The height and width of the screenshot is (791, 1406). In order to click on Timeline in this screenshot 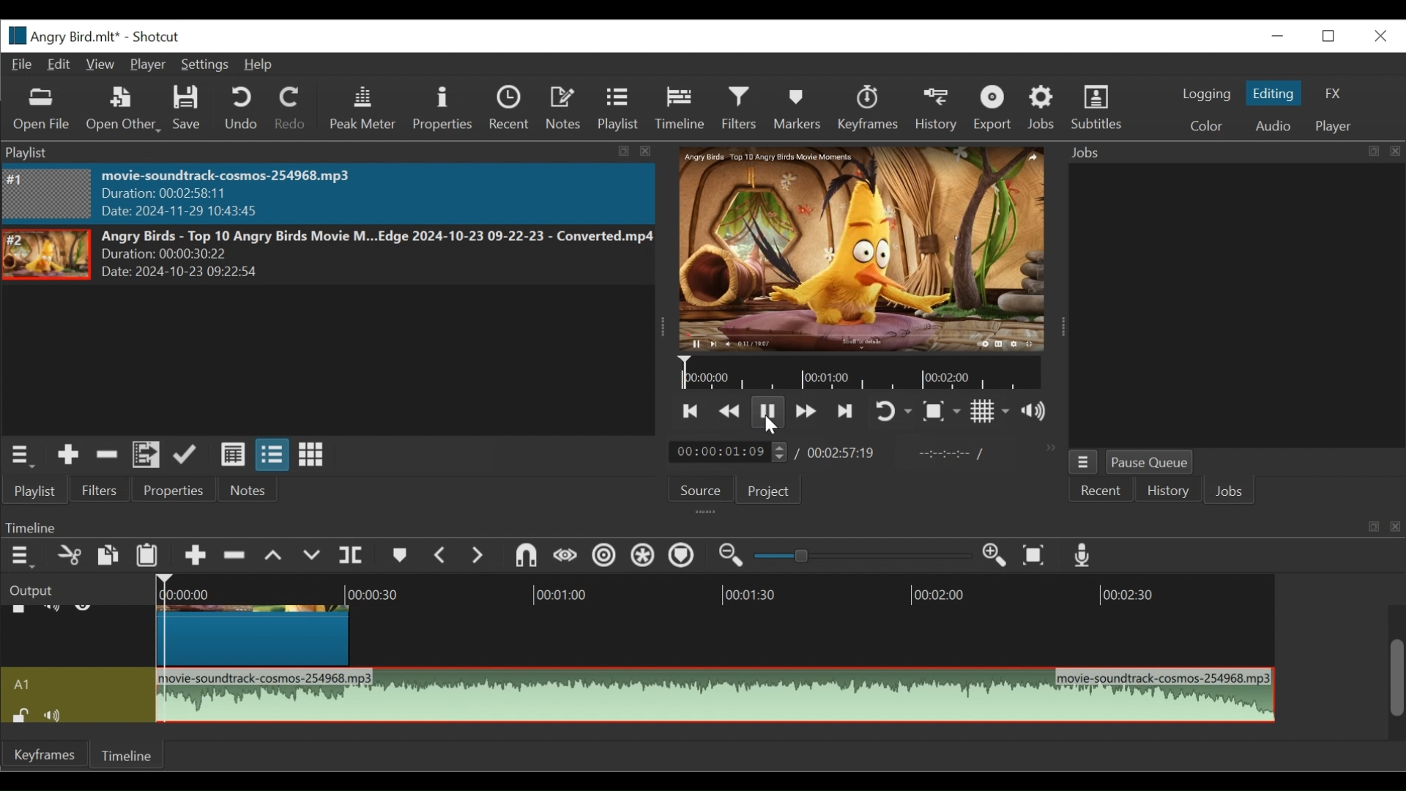, I will do `click(691, 591)`.